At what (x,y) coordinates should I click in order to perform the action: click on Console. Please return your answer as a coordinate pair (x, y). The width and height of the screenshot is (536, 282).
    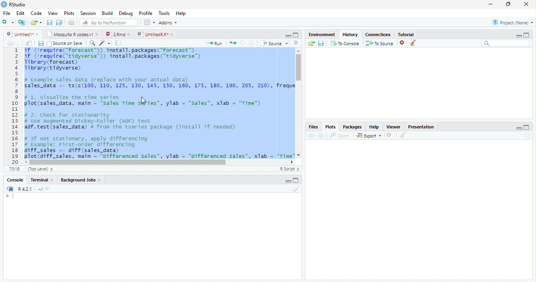
    Looking at the image, I should click on (16, 179).